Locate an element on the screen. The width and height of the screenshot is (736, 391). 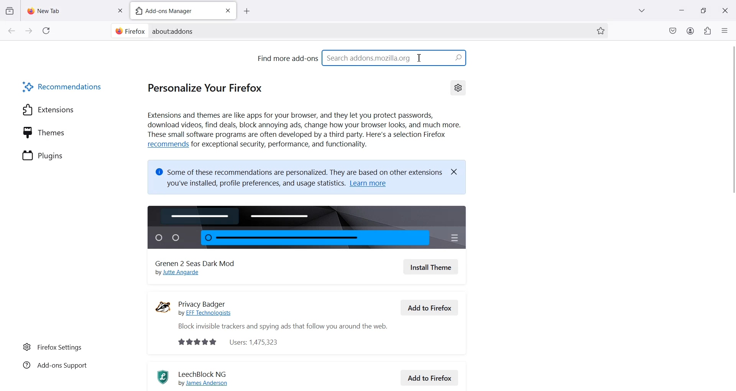
Themes is located at coordinates (44, 132).